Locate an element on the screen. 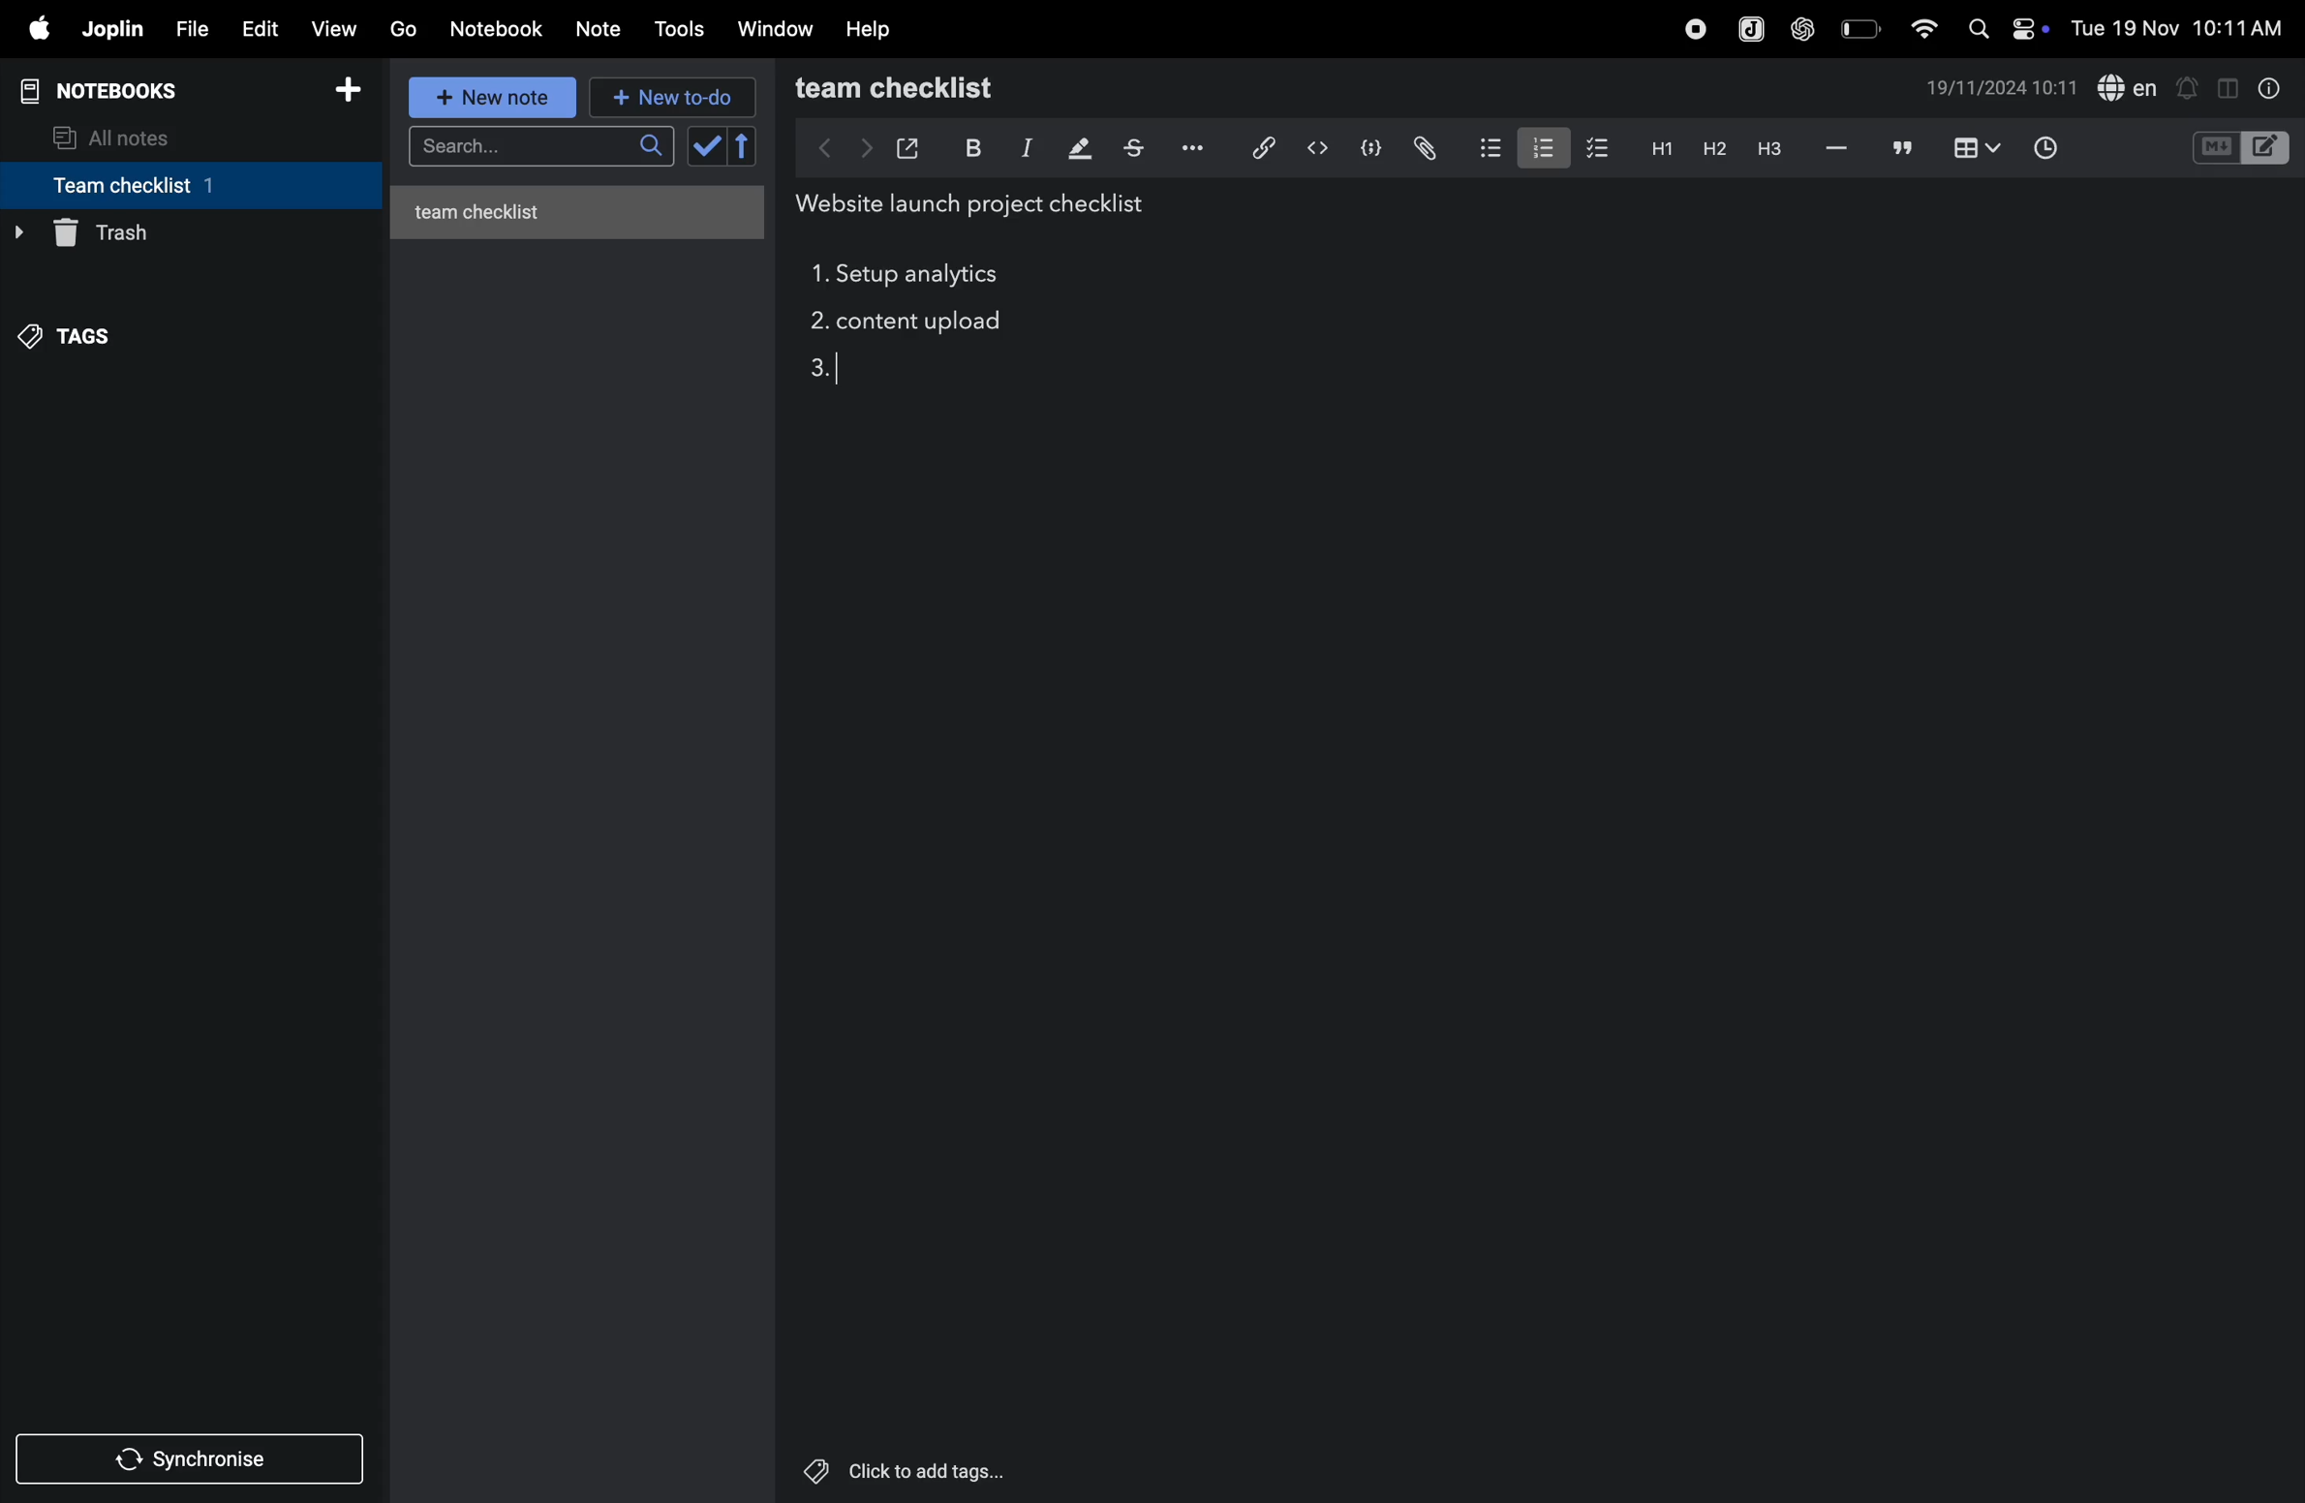 The image size is (2305, 1503). heading 3 is located at coordinates (1768, 148).